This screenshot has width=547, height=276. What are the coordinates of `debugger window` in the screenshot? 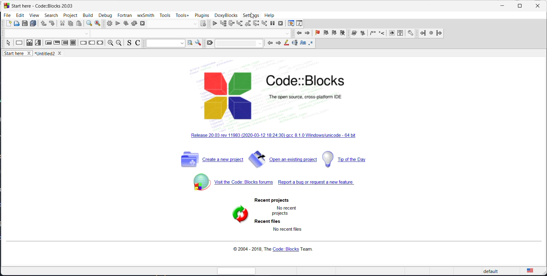 It's located at (290, 23).